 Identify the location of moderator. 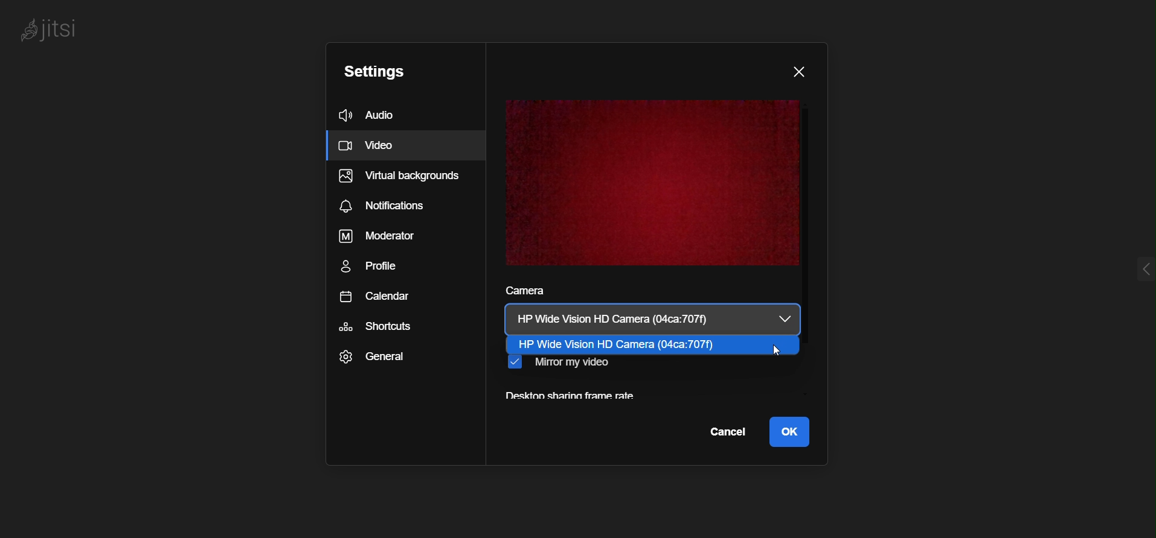
(387, 238).